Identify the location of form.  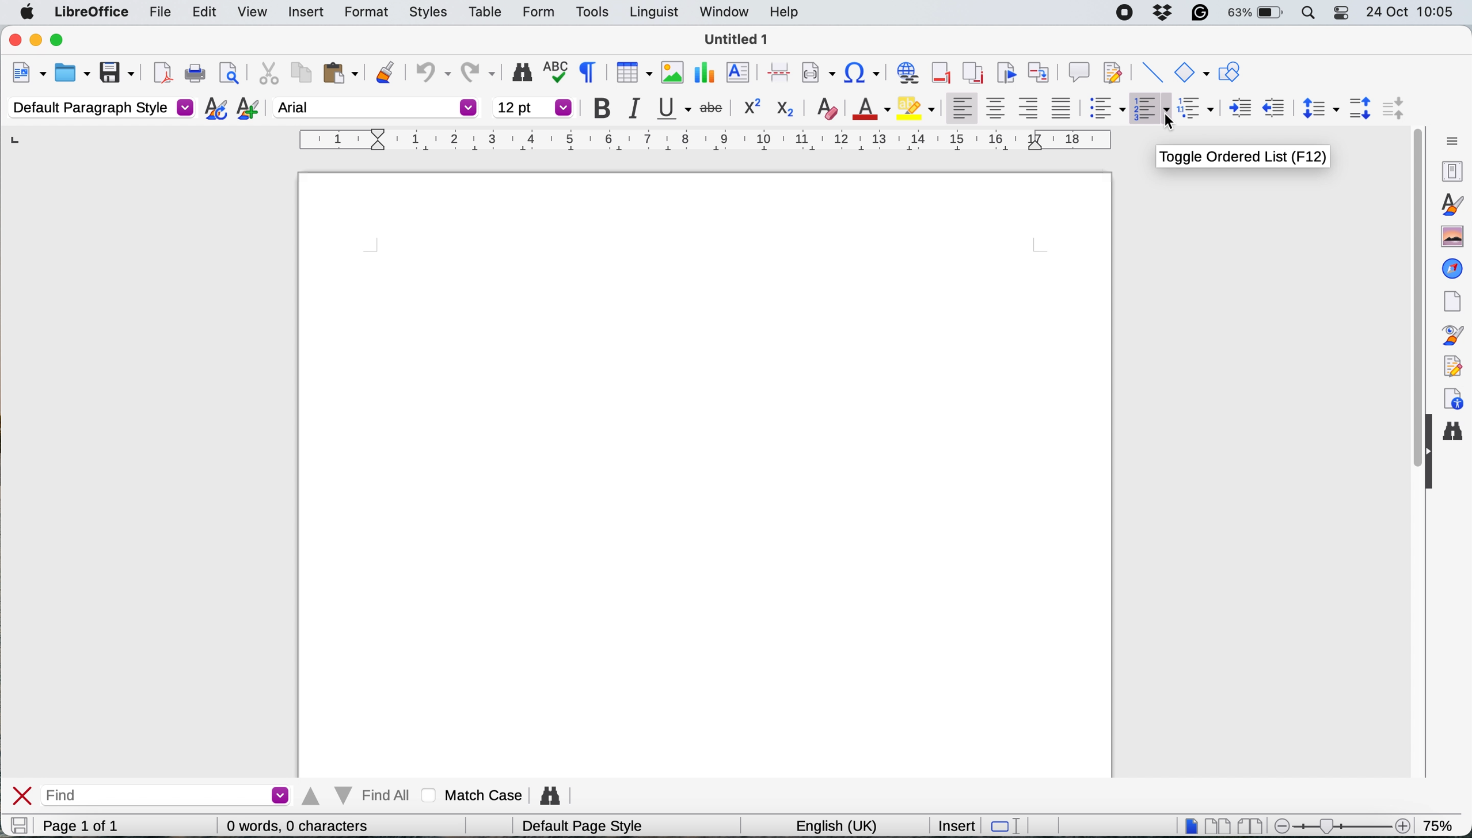
(535, 13).